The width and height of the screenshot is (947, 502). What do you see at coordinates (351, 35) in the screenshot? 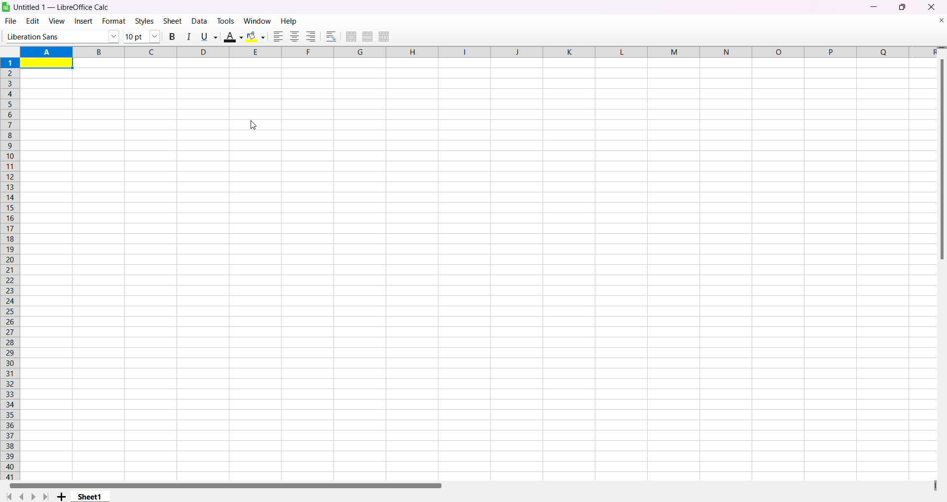
I see `merge and center` at bounding box center [351, 35].